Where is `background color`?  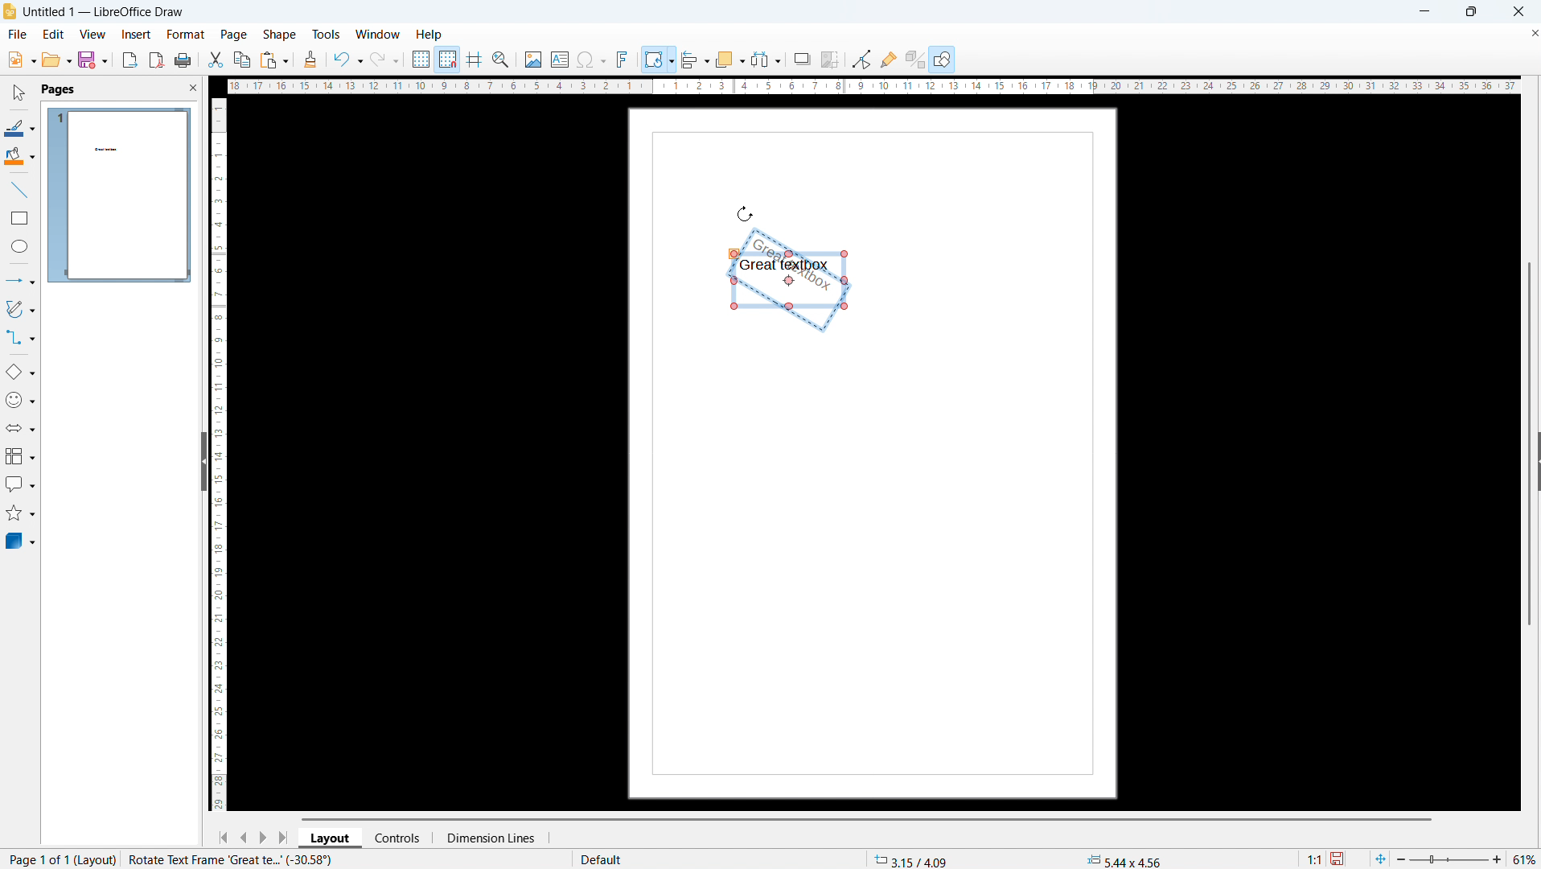
background color is located at coordinates (19, 157).